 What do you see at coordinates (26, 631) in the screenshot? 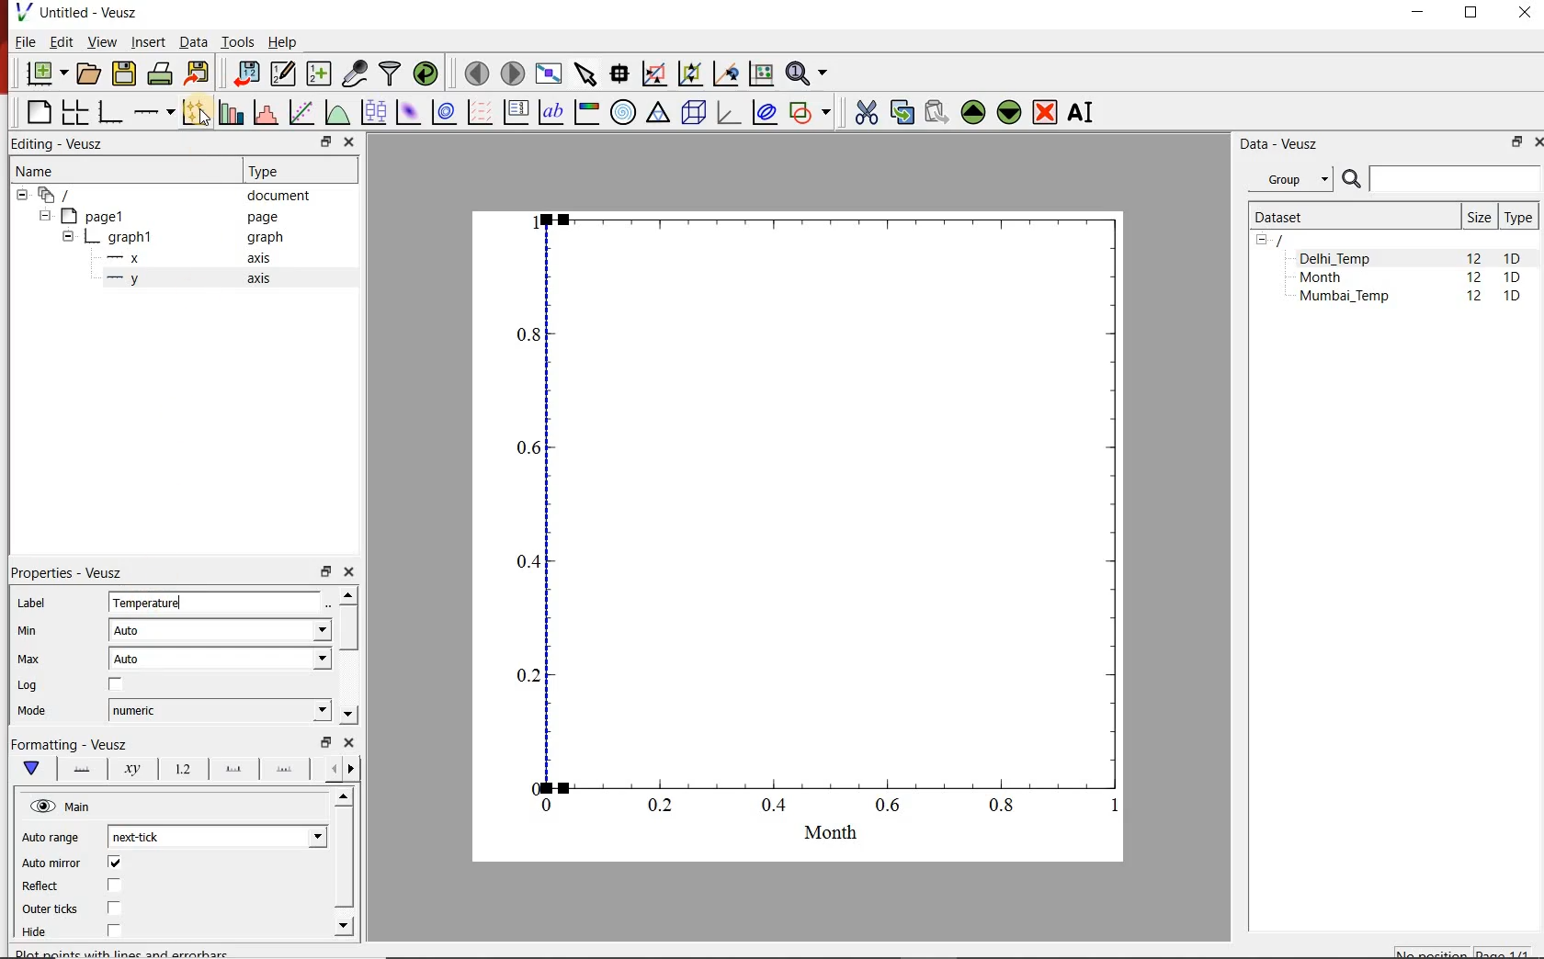
I see `Min` at bounding box center [26, 631].